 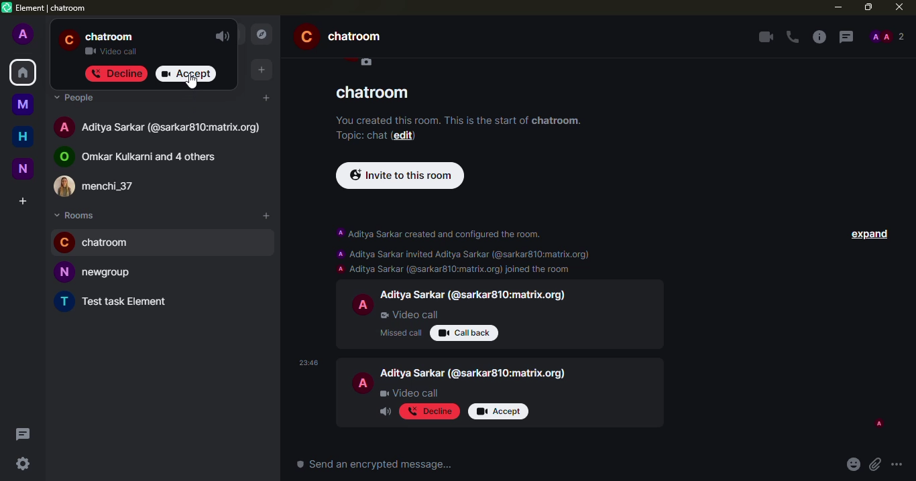 What do you see at coordinates (763, 37) in the screenshot?
I see `video call` at bounding box center [763, 37].